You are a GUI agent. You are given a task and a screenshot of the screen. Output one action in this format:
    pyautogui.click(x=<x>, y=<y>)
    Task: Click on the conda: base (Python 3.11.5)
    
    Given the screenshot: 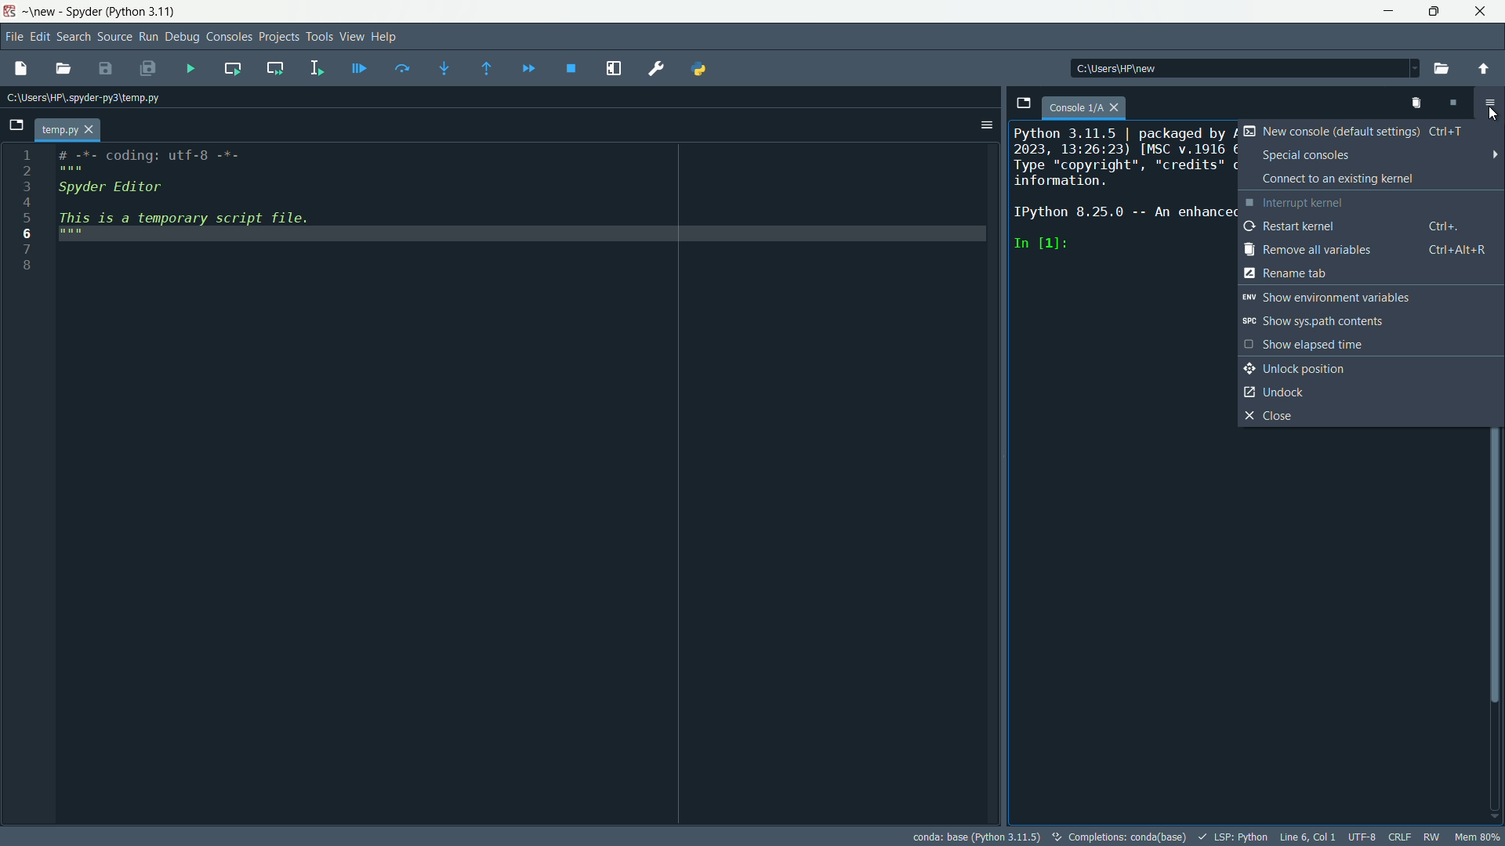 What is the action you would take?
    pyautogui.click(x=976, y=837)
    